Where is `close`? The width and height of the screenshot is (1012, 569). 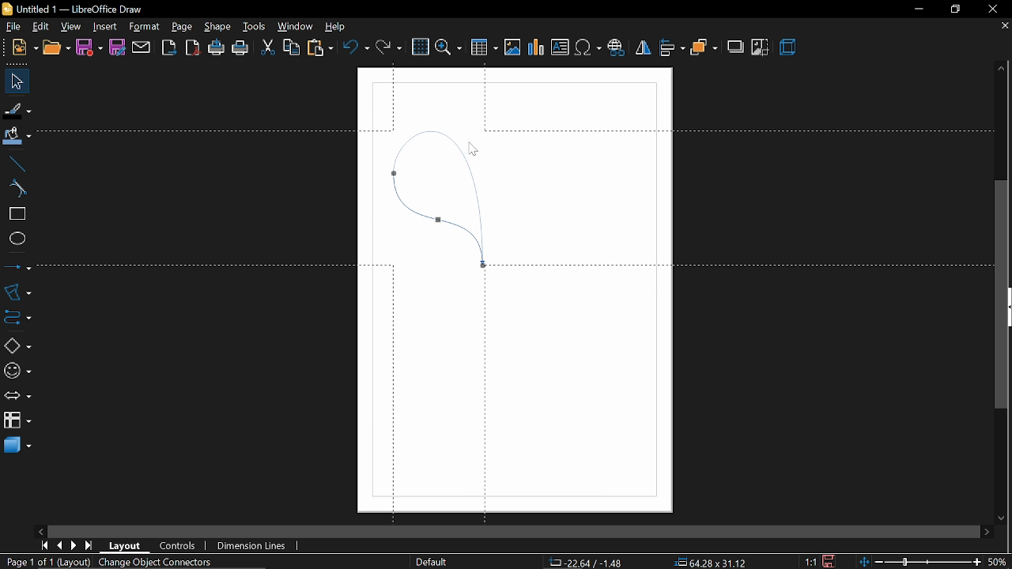
close is located at coordinates (991, 9).